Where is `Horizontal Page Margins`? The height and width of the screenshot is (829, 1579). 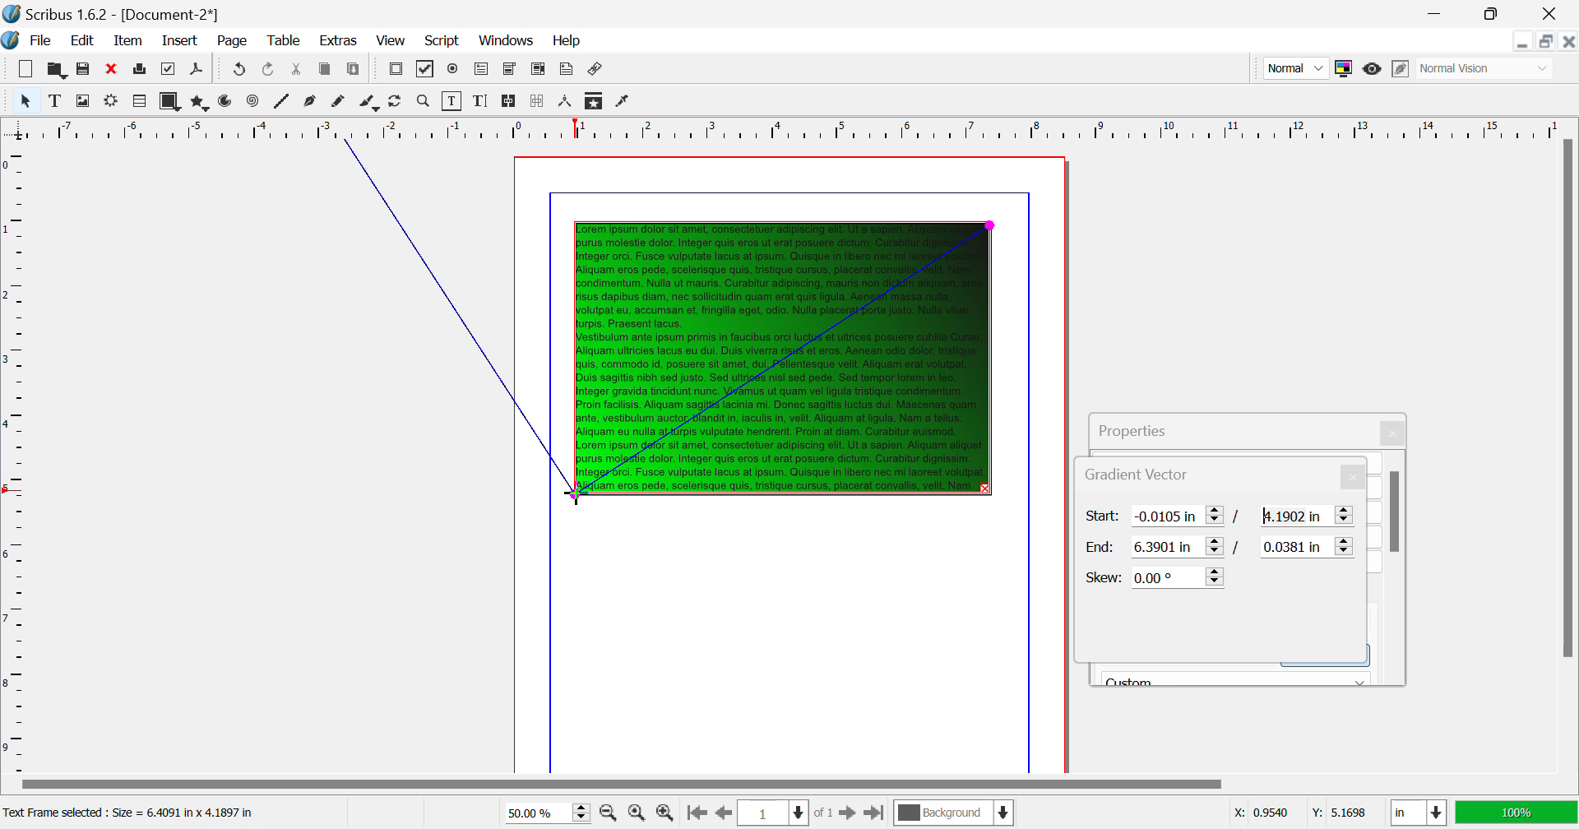 Horizontal Page Margins is located at coordinates (16, 458).